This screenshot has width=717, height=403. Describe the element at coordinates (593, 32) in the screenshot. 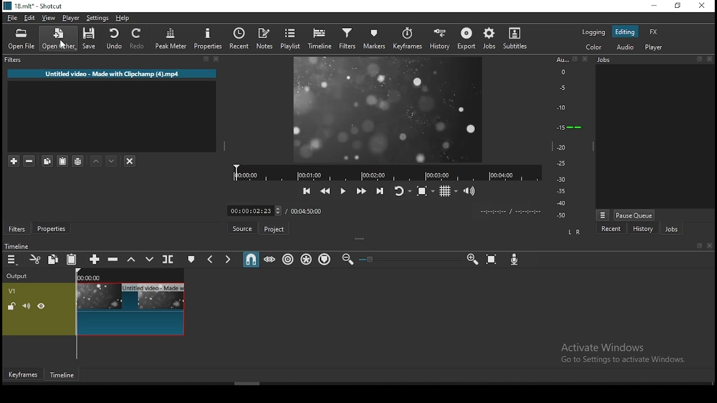

I see `logging` at that location.